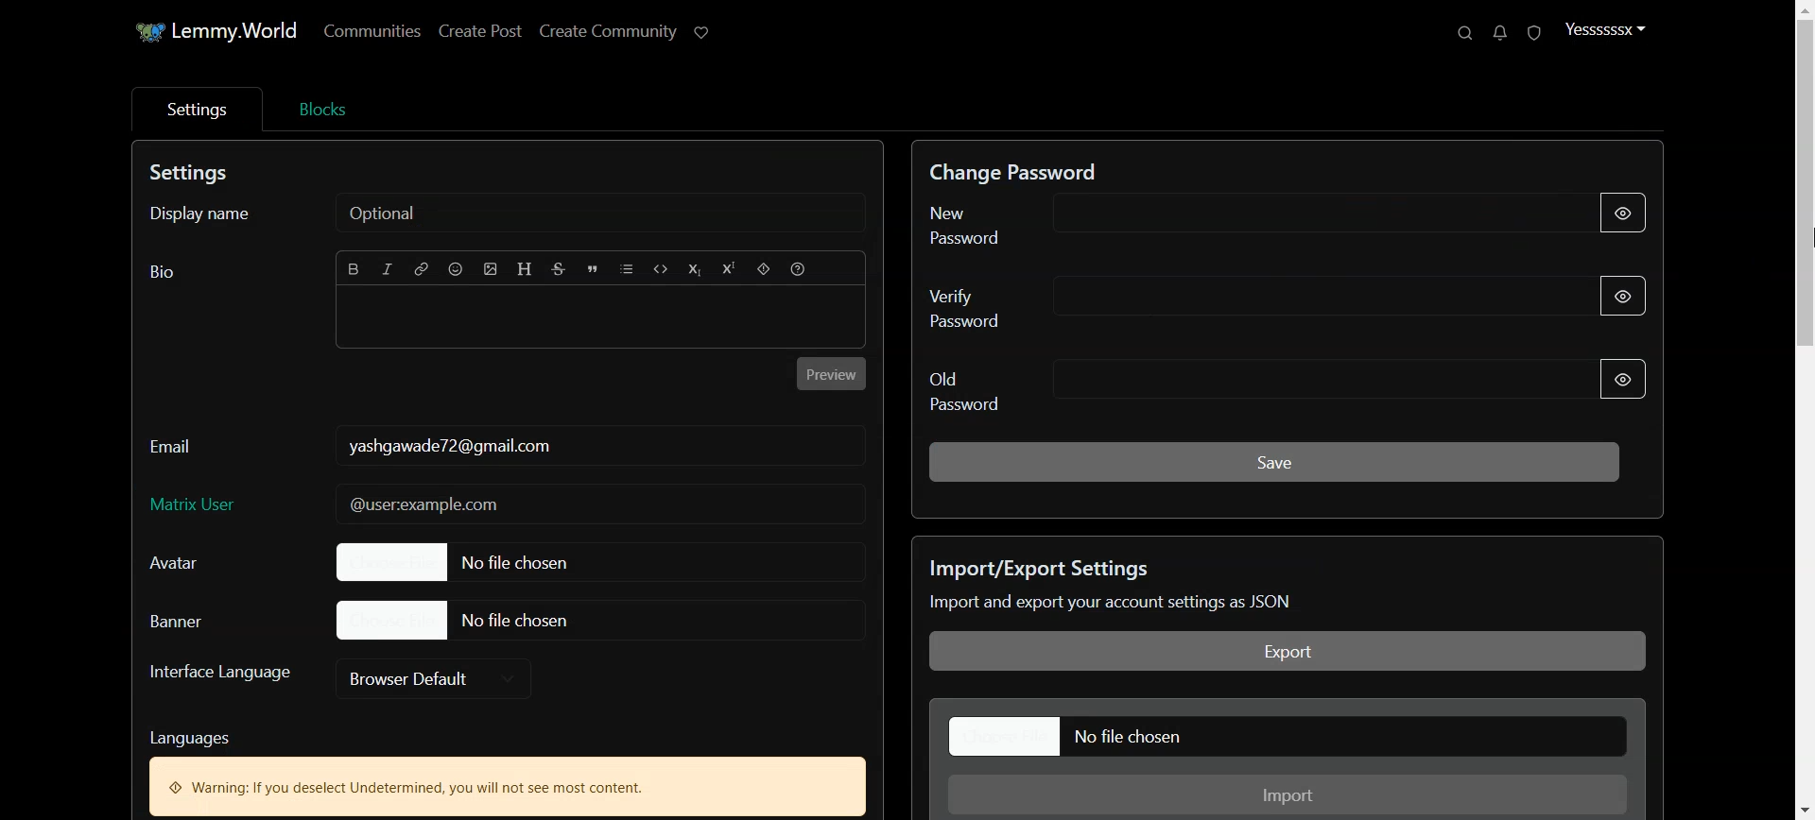 The width and height of the screenshot is (1815, 820). I want to click on Support Lemmy, so click(703, 32).